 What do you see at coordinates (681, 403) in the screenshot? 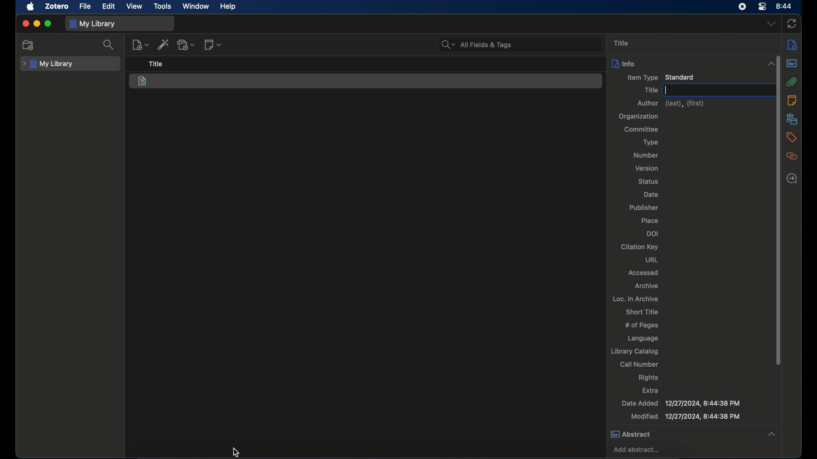
I see `date added` at bounding box center [681, 403].